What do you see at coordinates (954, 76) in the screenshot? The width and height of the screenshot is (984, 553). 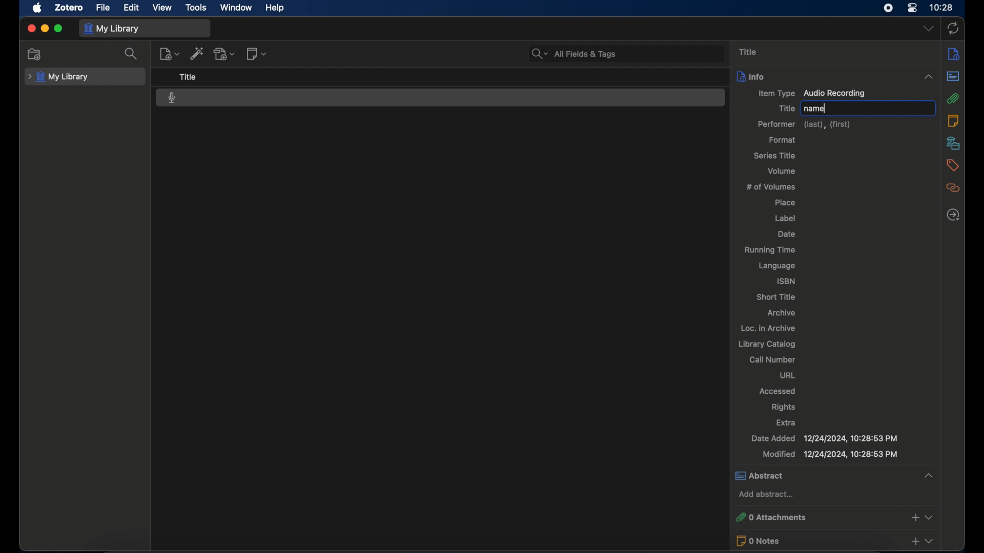 I see `abstract` at bounding box center [954, 76].